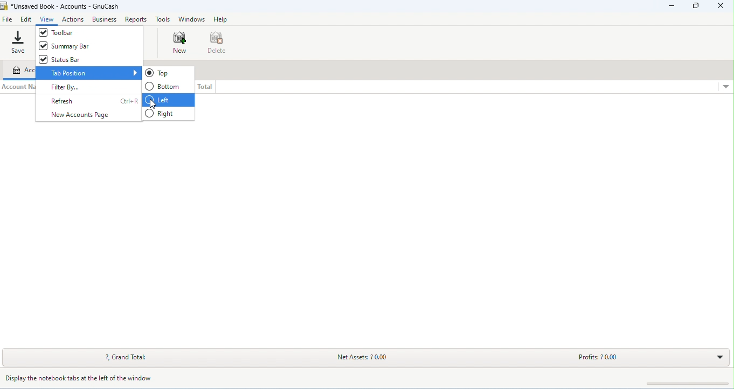 The image size is (734, 389). What do you see at coordinates (168, 114) in the screenshot?
I see `right` at bounding box center [168, 114].